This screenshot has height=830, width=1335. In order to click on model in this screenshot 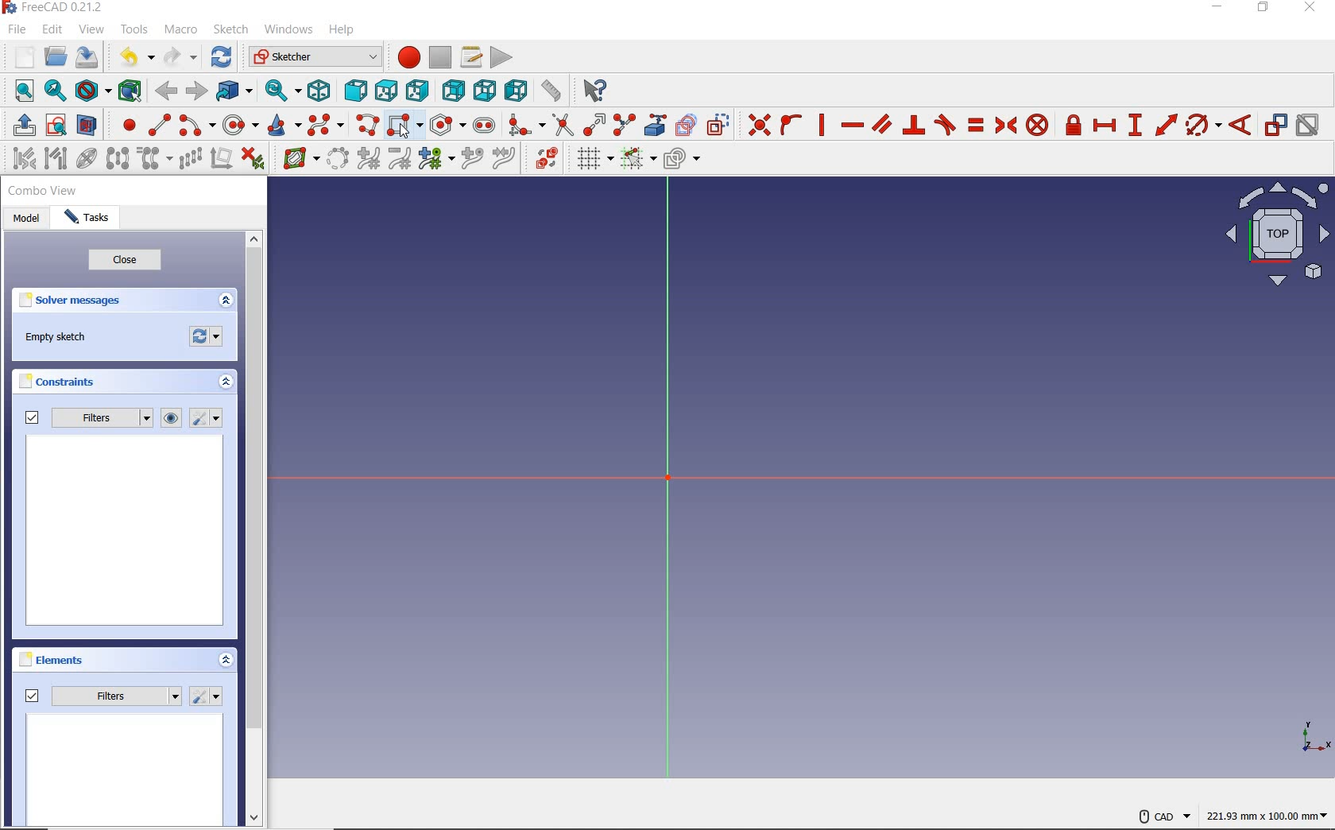, I will do `click(29, 220)`.